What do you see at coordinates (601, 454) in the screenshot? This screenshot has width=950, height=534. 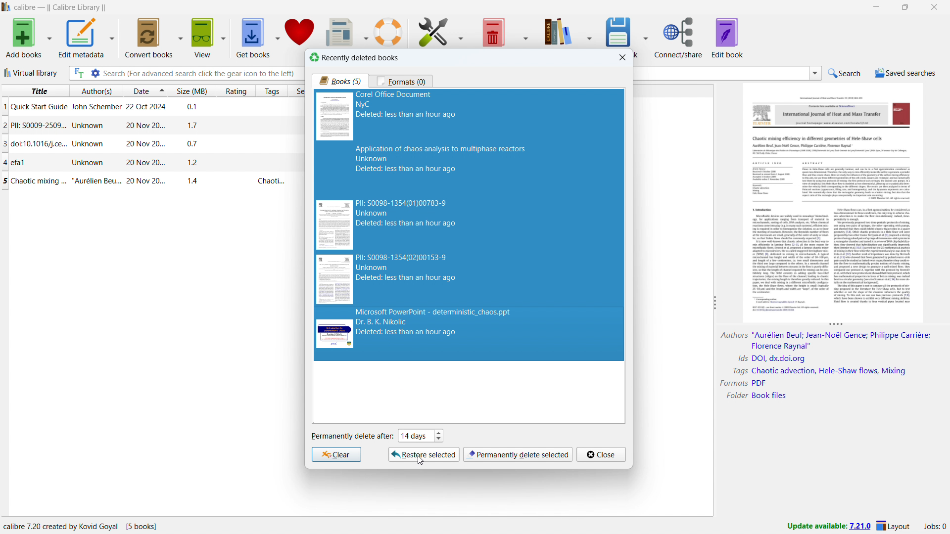 I see `close` at bounding box center [601, 454].